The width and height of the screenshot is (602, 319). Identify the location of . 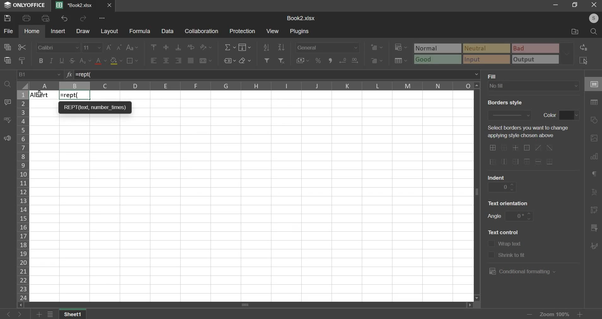
(595, 246).